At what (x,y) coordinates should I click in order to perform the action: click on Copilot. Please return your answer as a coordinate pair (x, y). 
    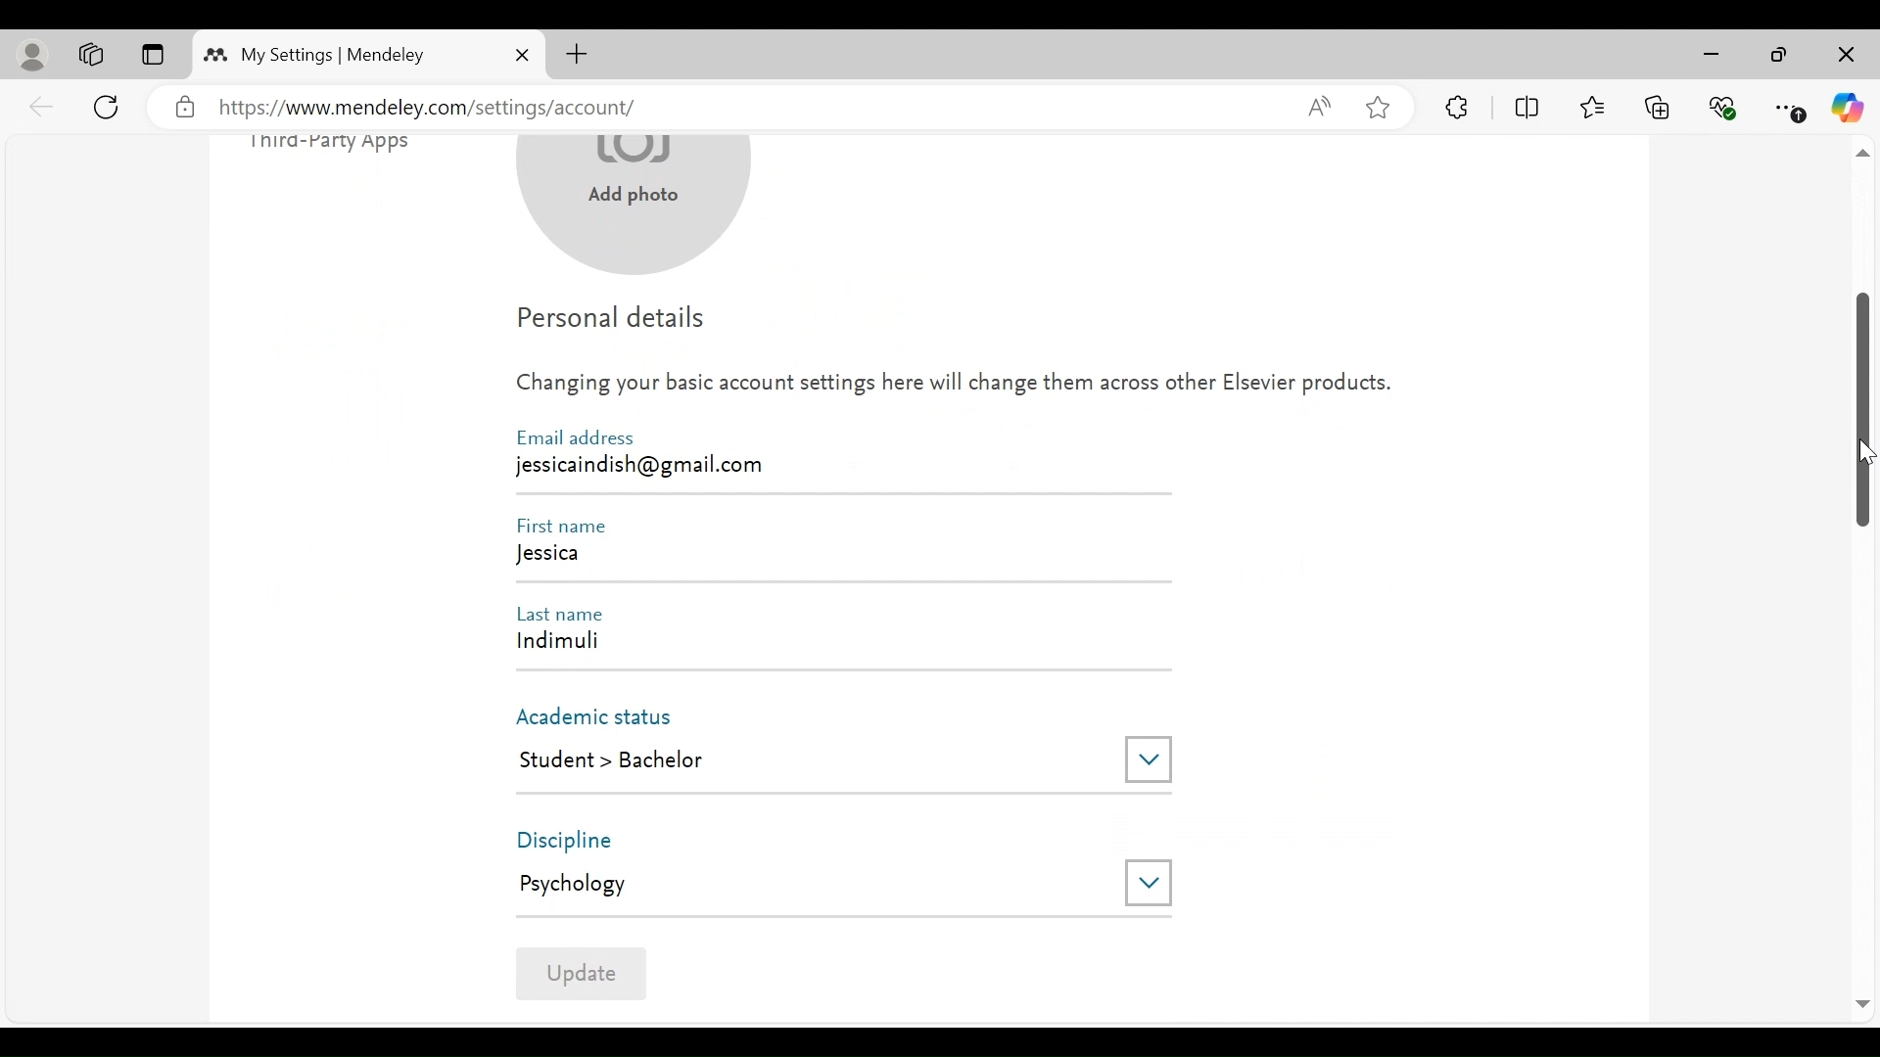
    Looking at the image, I should click on (1848, 108).